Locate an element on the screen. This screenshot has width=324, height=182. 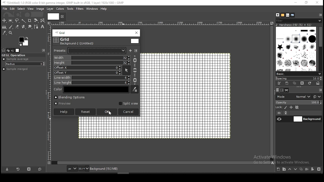
free selection tool is located at coordinates (17, 20).